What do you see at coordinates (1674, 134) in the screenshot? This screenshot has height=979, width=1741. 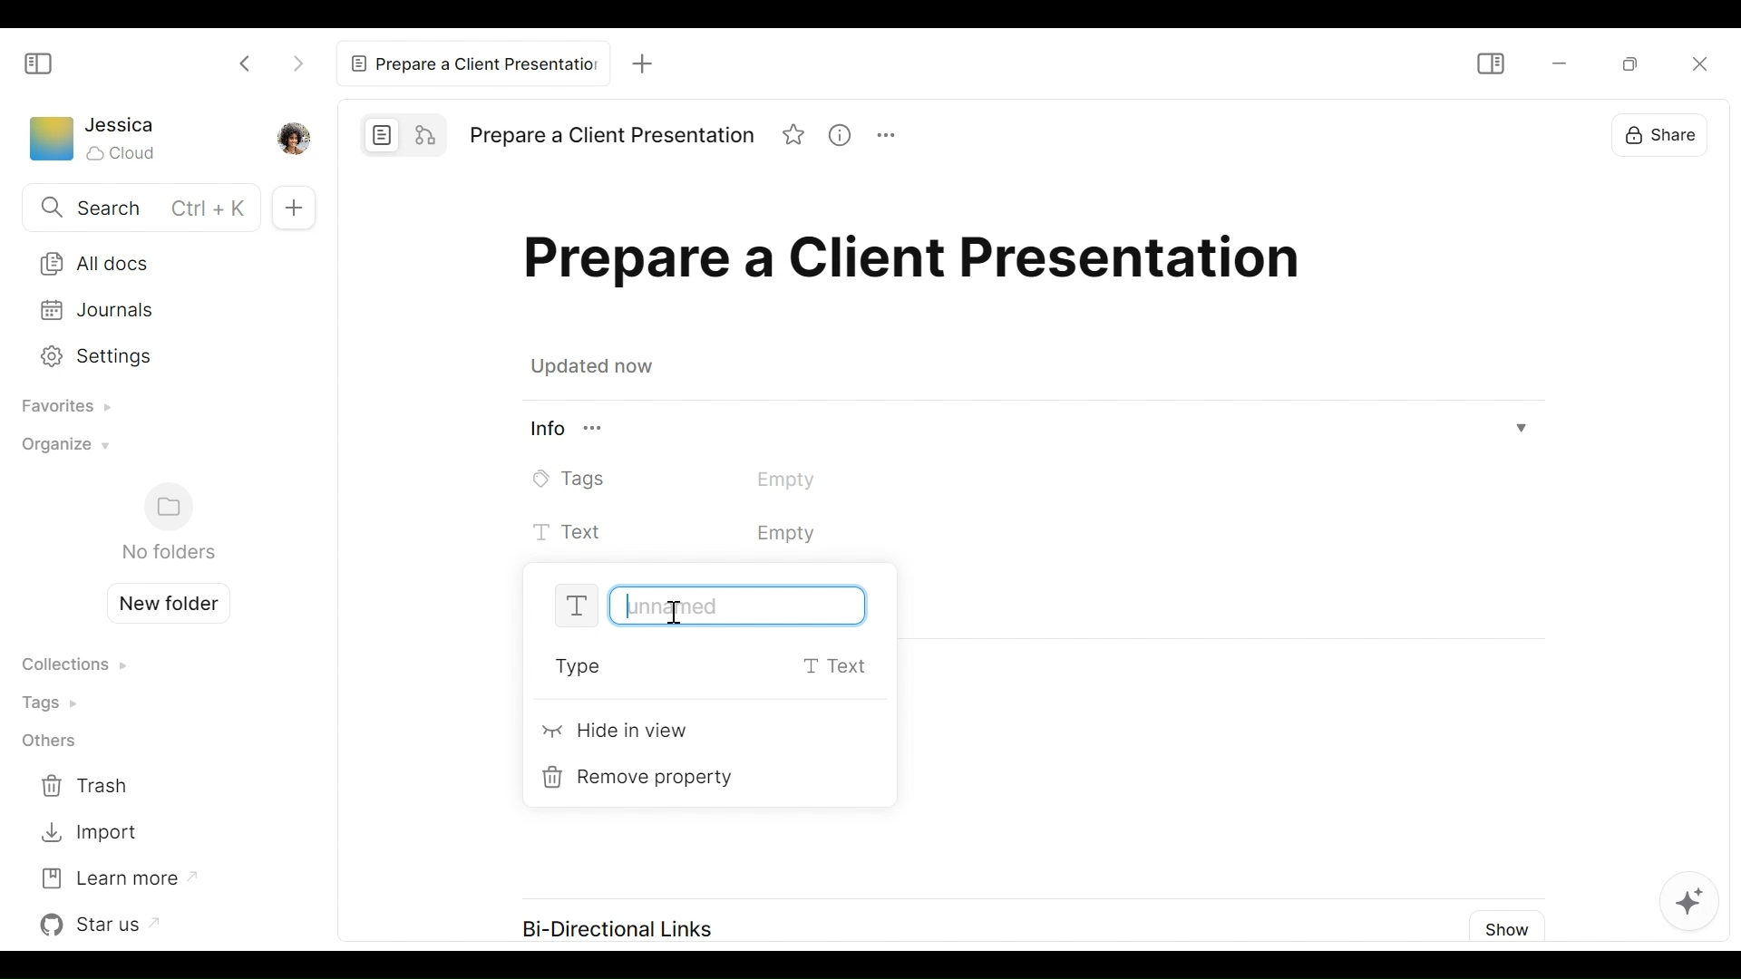 I see `Share` at bounding box center [1674, 134].